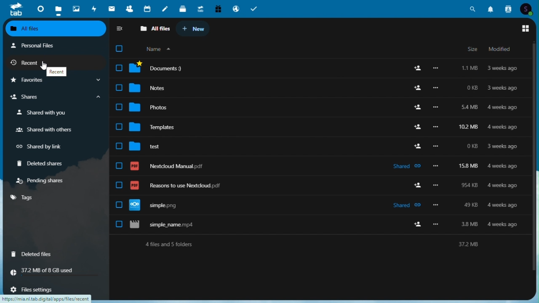 Image resolution: width=539 pixels, height=303 pixels. I want to click on Dashboard, so click(40, 8).